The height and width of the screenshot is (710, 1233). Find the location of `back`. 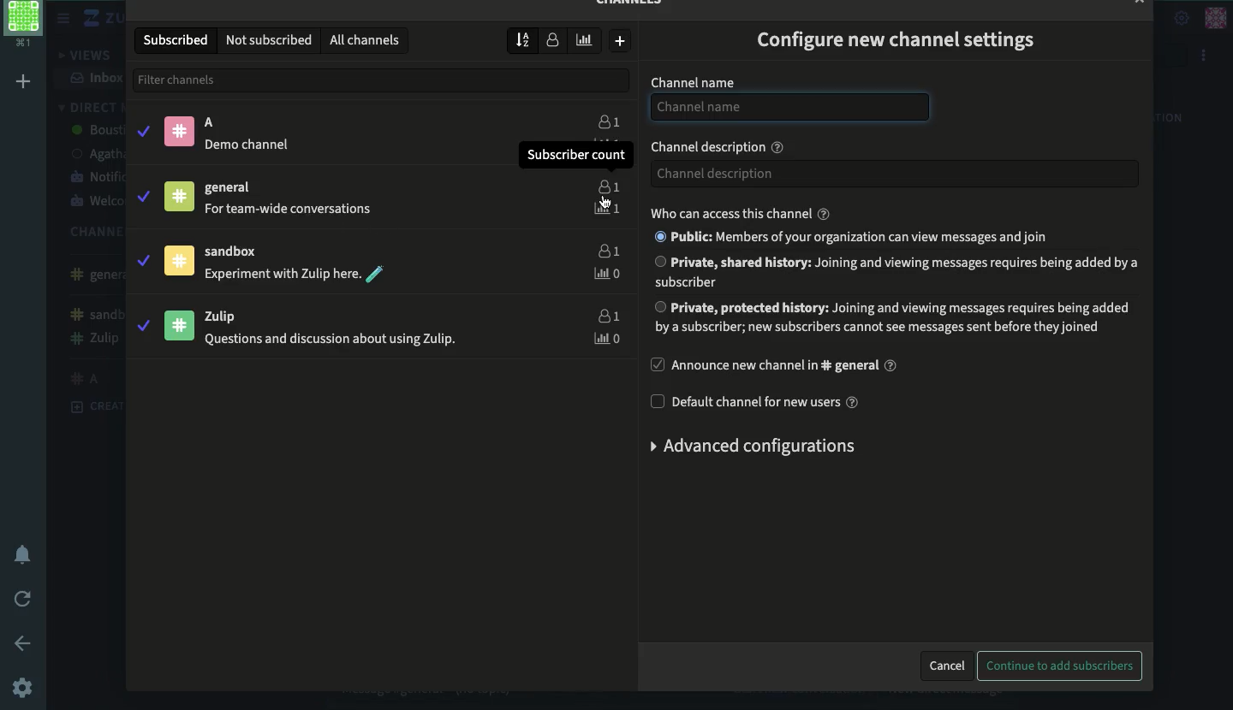

back is located at coordinates (27, 642).